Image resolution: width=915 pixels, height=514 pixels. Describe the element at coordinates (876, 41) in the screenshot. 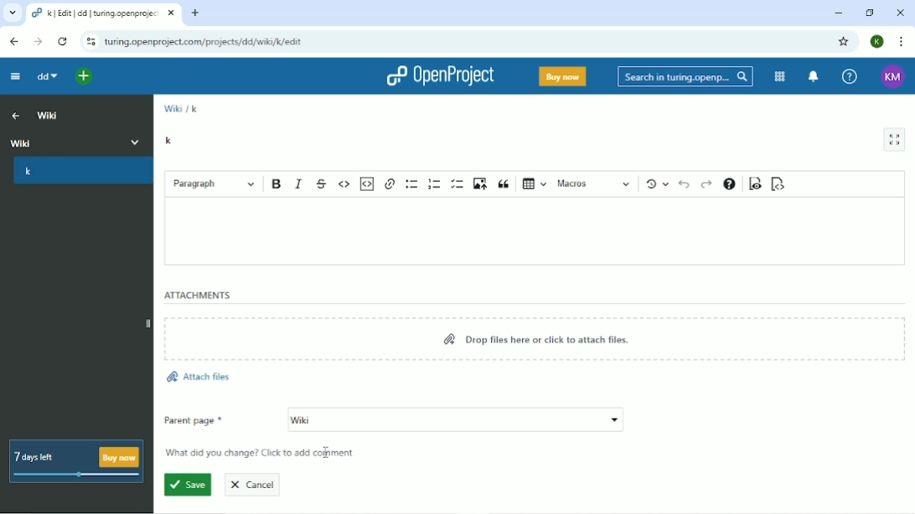

I see `Account` at that location.